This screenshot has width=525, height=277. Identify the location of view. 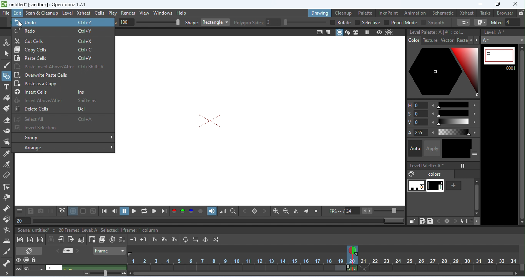
(144, 13).